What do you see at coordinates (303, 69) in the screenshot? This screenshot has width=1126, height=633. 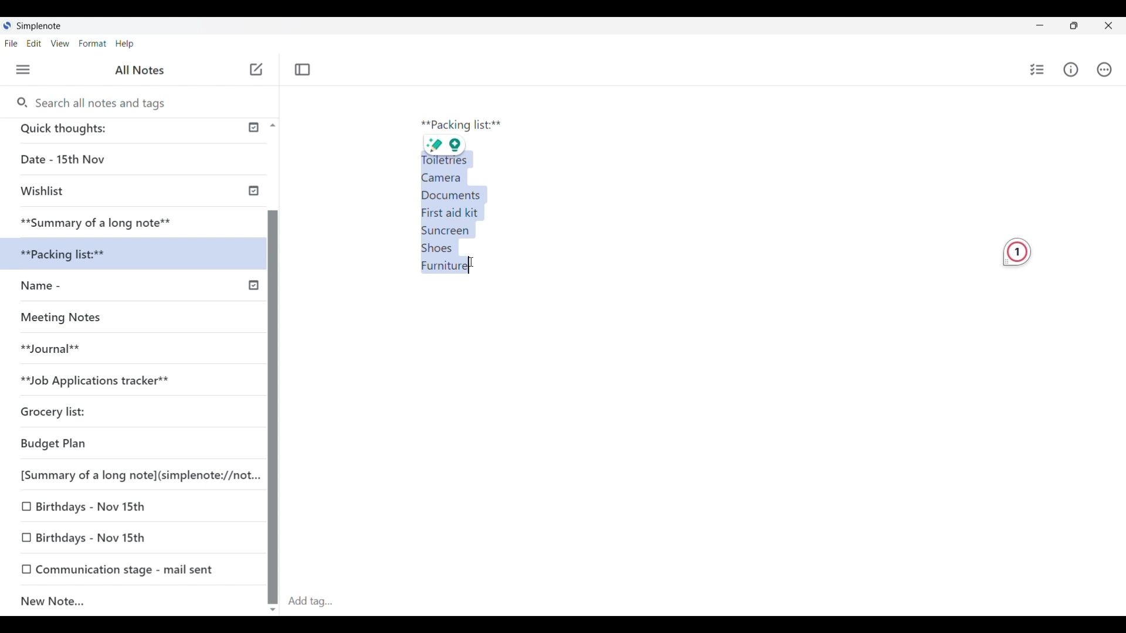 I see `Toggle focus mode` at bounding box center [303, 69].